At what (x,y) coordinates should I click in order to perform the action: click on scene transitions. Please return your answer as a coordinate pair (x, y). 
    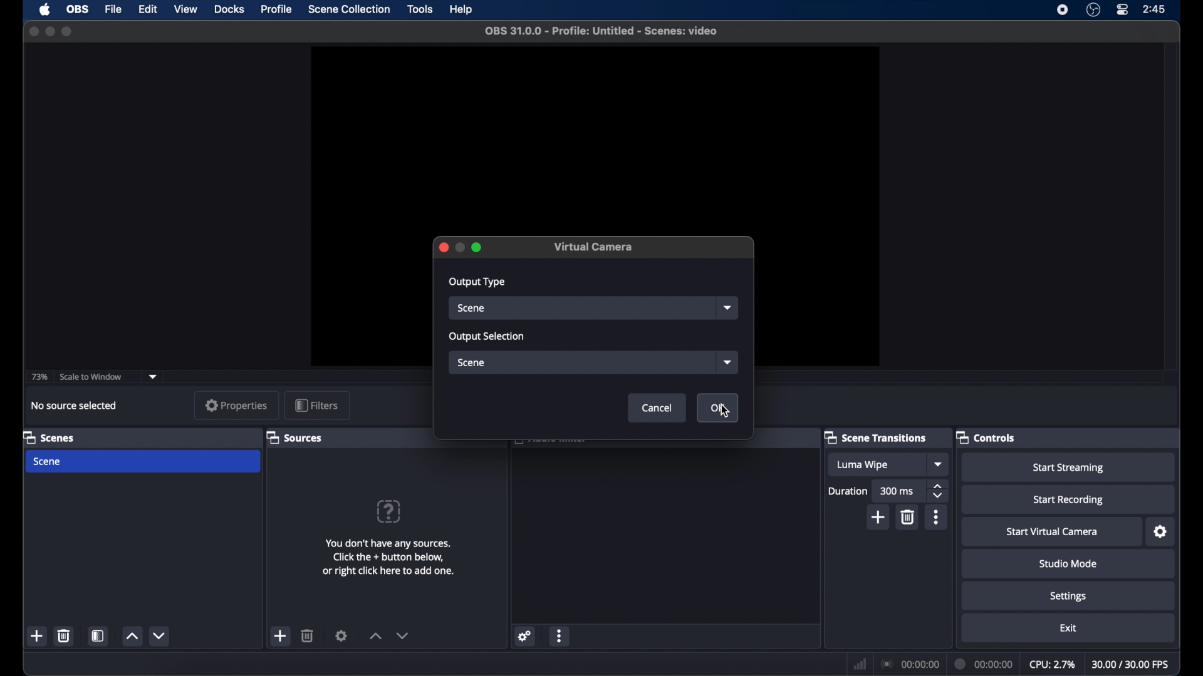
    Looking at the image, I should click on (875, 438).